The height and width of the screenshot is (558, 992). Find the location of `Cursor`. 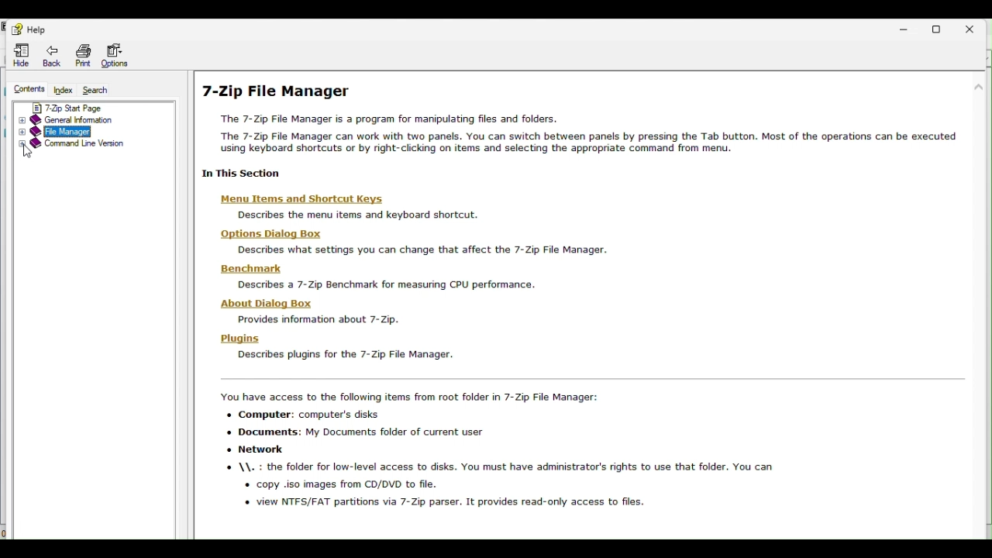

Cursor is located at coordinates (28, 153).